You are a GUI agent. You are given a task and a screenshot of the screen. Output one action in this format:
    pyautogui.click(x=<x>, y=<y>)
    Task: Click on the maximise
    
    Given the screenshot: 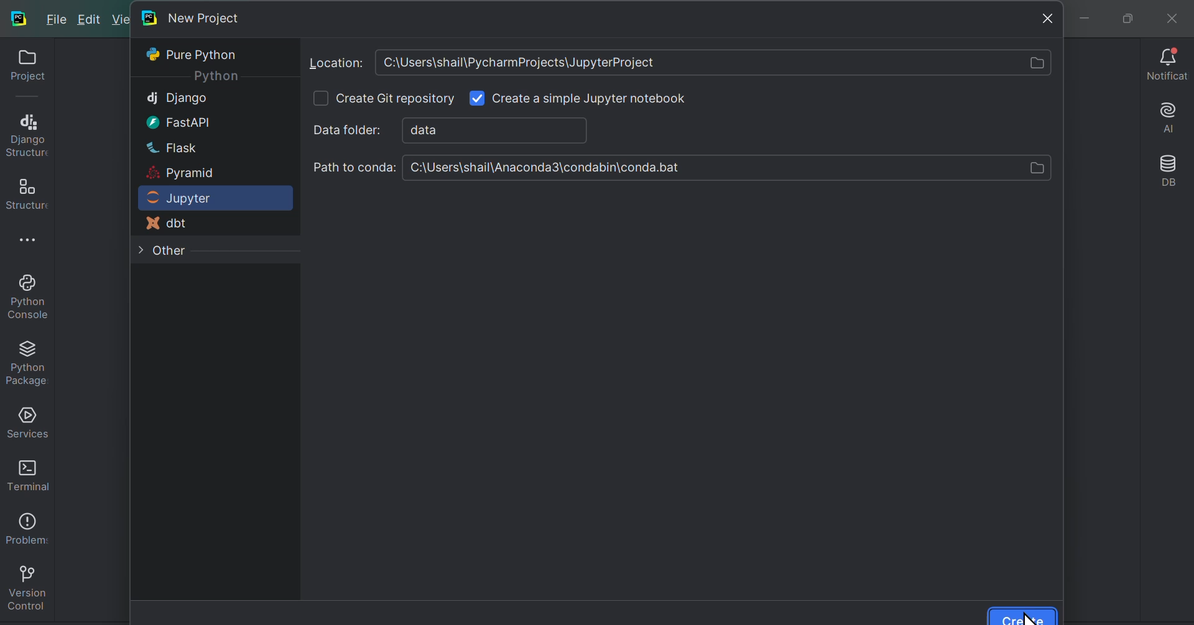 What is the action you would take?
    pyautogui.click(x=1122, y=16)
    